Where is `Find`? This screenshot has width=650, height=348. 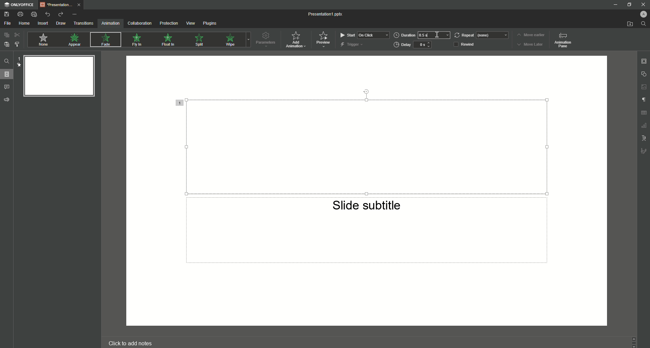 Find is located at coordinates (644, 23).